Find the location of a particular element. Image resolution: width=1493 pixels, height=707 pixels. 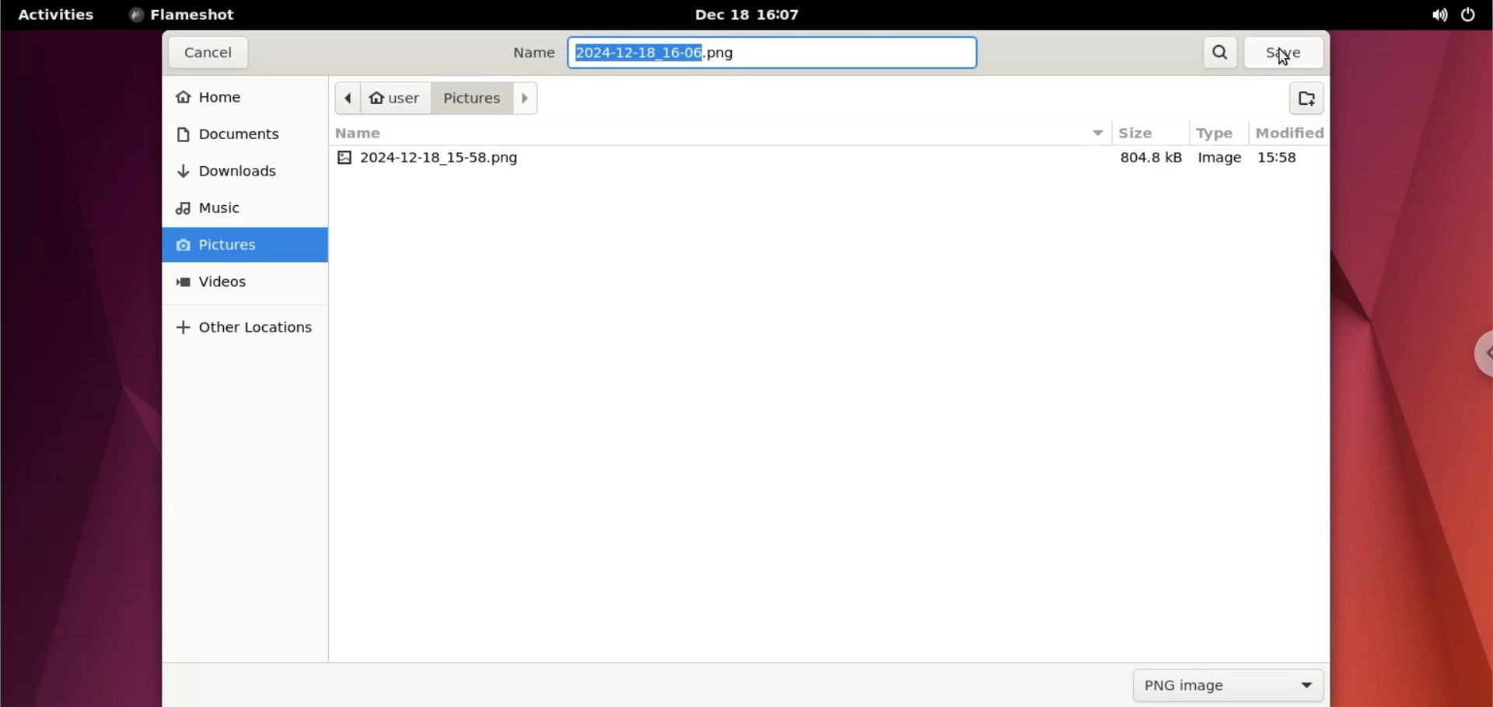

fille size is located at coordinates (1156, 159).